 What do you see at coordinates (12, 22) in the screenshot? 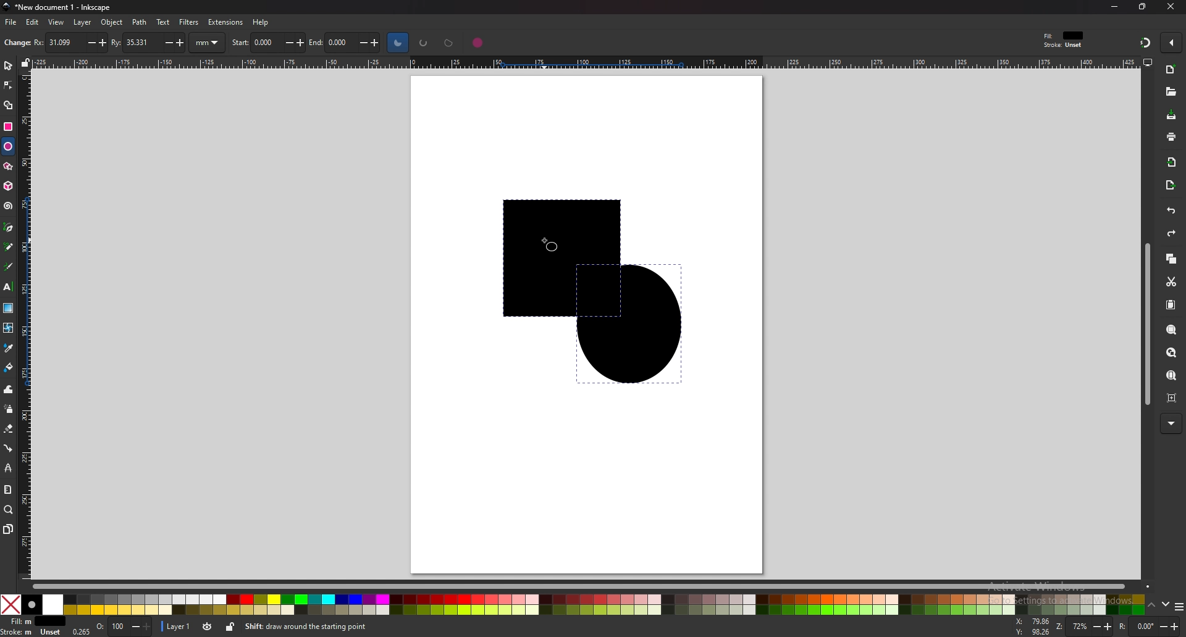
I see `file` at bounding box center [12, 22].